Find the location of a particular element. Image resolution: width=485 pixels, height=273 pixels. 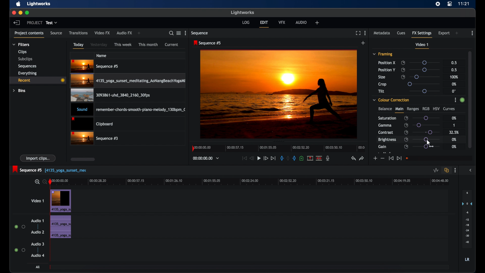

search is located at coordinates (170, 33).